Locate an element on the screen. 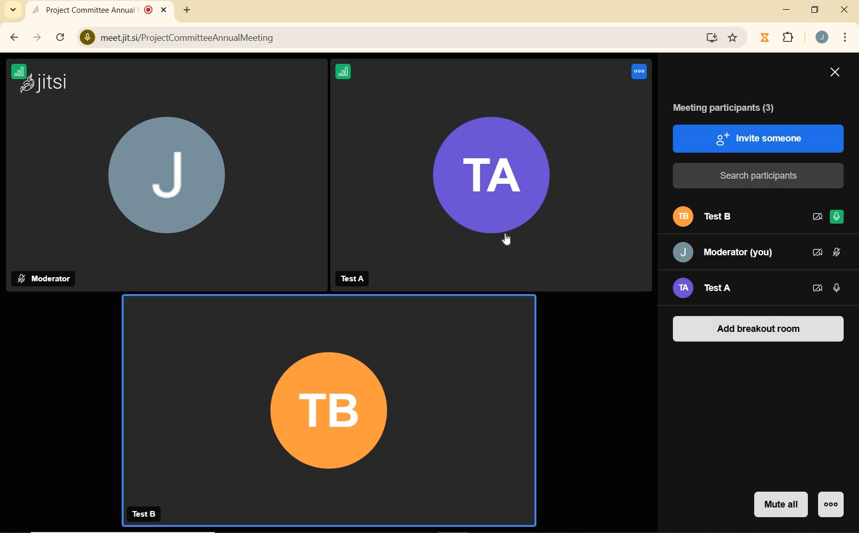 The height and width of the screenshot is (533, 859). voice is located at coordinates (640, 72).